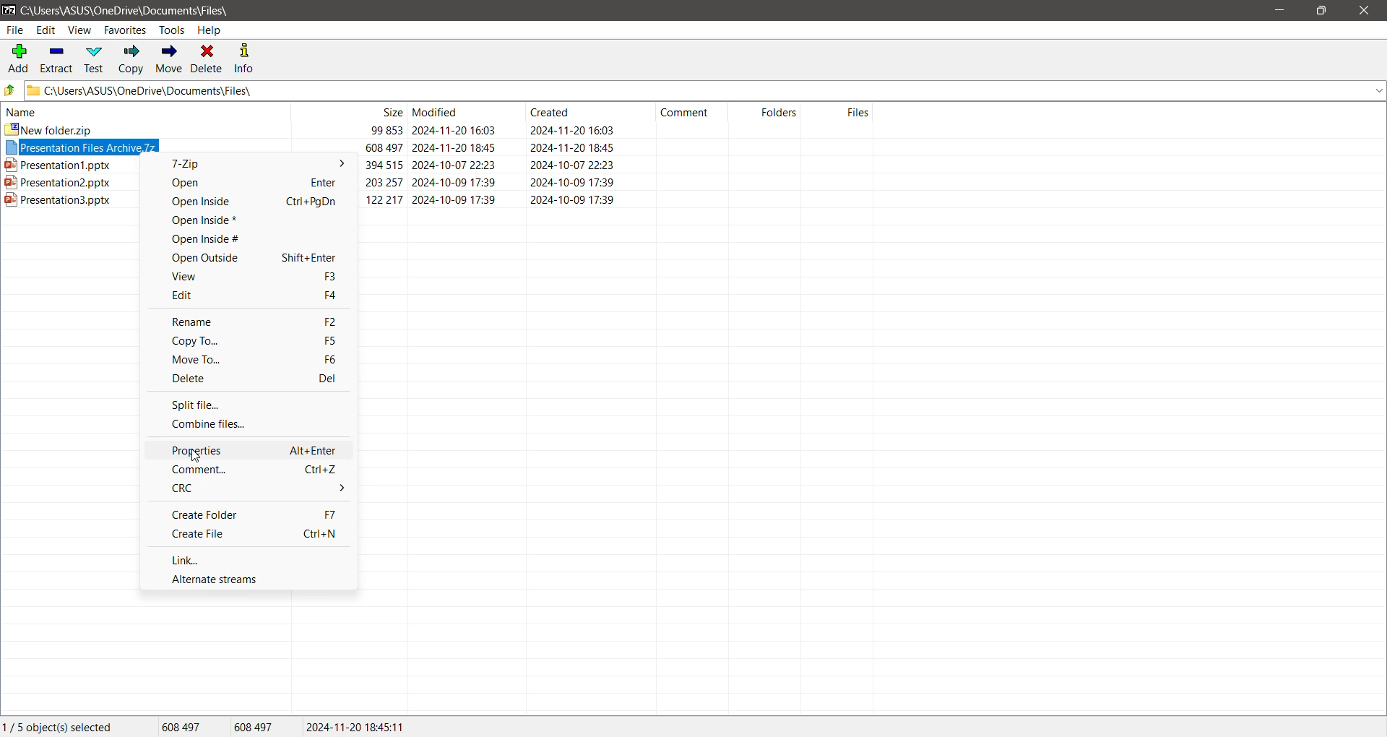 This screenshot has height=737, width=1387. What do you see at coordinates (212, 184) in the screenshot?
I see `Open` at bounding box center [212, 184].